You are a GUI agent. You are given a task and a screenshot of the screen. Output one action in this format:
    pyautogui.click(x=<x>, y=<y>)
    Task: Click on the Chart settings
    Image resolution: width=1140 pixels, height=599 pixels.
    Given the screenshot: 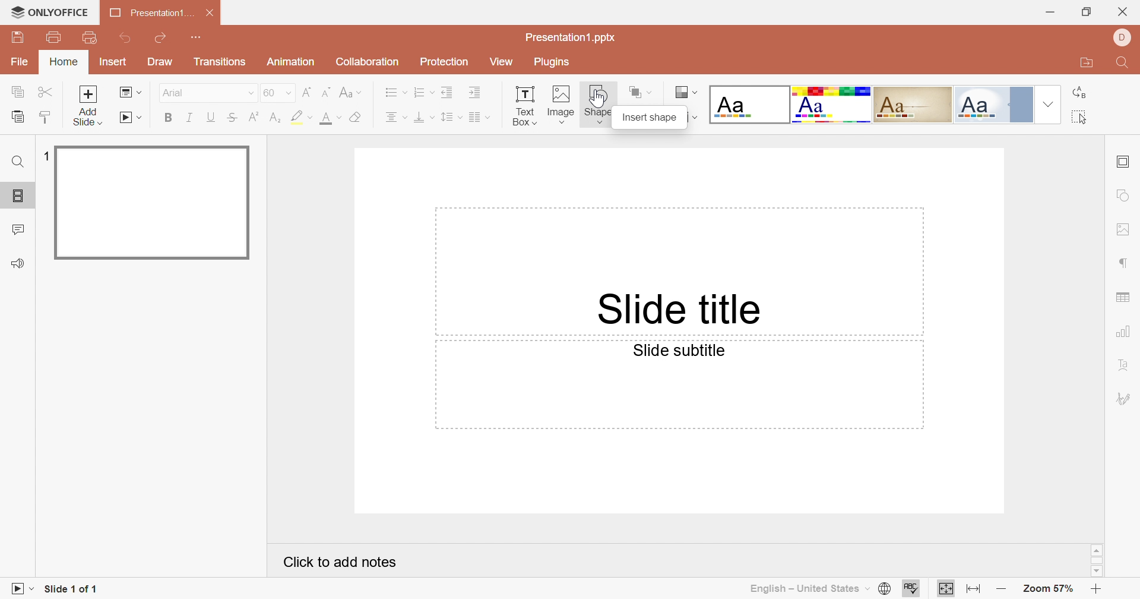 What is the action you would take?
    pyautogui.click(x=1125, y=332)
    